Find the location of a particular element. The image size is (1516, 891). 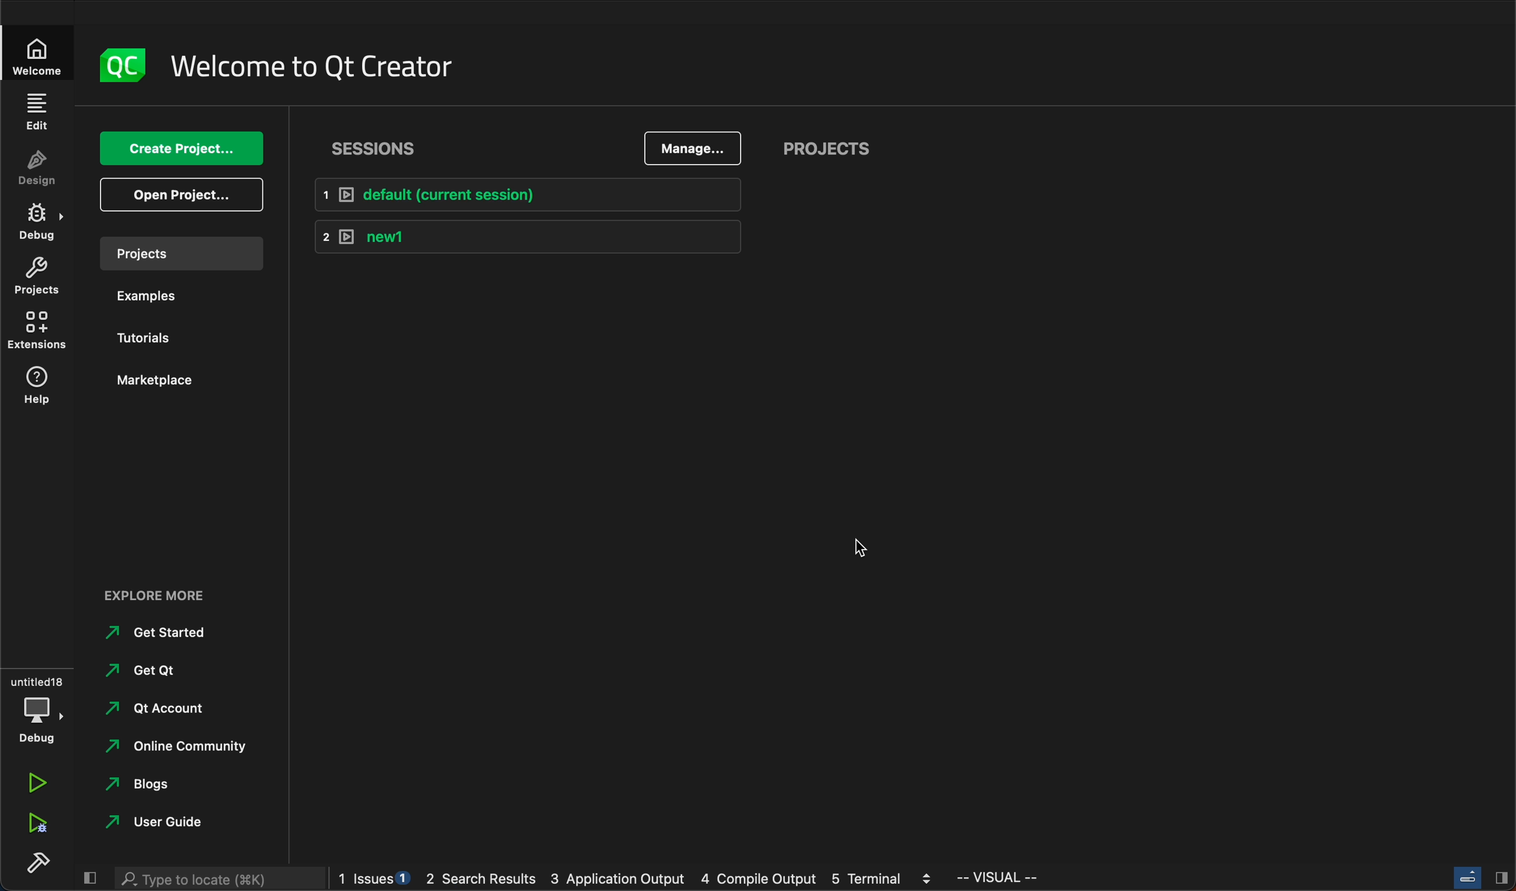

create project is located at coordinates (181, 146).